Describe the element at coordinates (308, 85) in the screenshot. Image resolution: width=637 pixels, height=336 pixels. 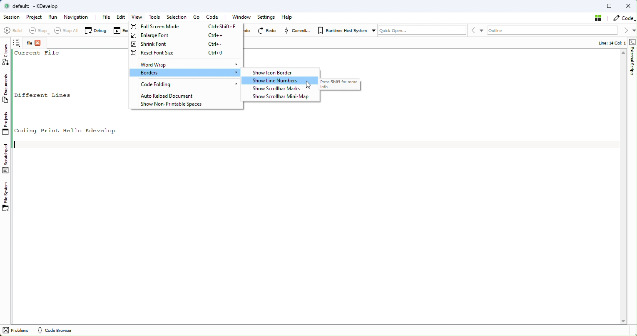
I see `Cursor` at that location.